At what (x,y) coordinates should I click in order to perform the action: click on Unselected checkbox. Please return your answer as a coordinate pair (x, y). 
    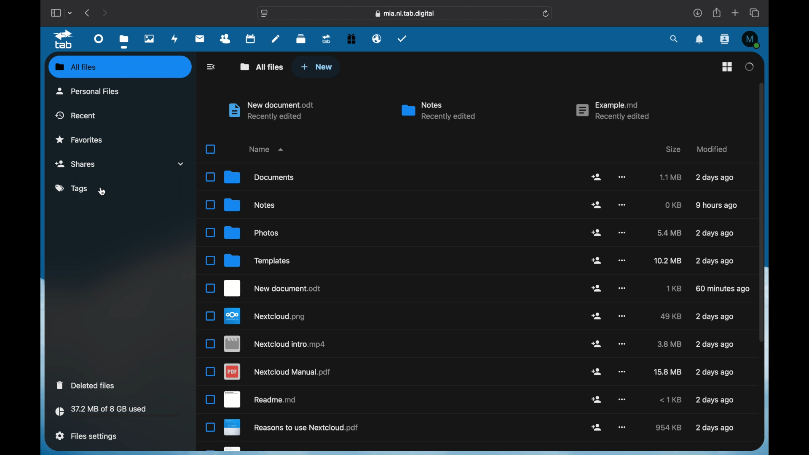
    Looking at the image, I should click on (210, 177).